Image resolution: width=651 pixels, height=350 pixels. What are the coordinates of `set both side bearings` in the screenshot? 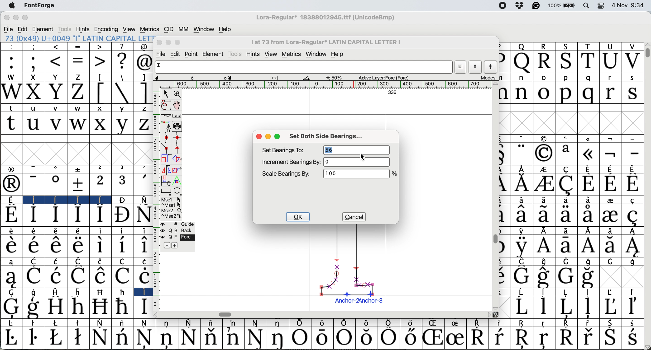 It's located at (330, 137).